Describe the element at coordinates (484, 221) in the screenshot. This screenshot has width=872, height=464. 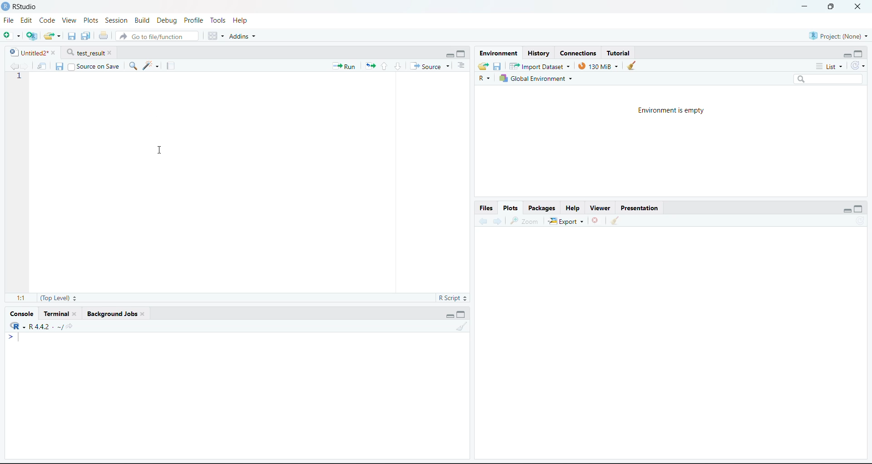
I see `Go back to the previous source location (Ctrl + F9)` at that location.